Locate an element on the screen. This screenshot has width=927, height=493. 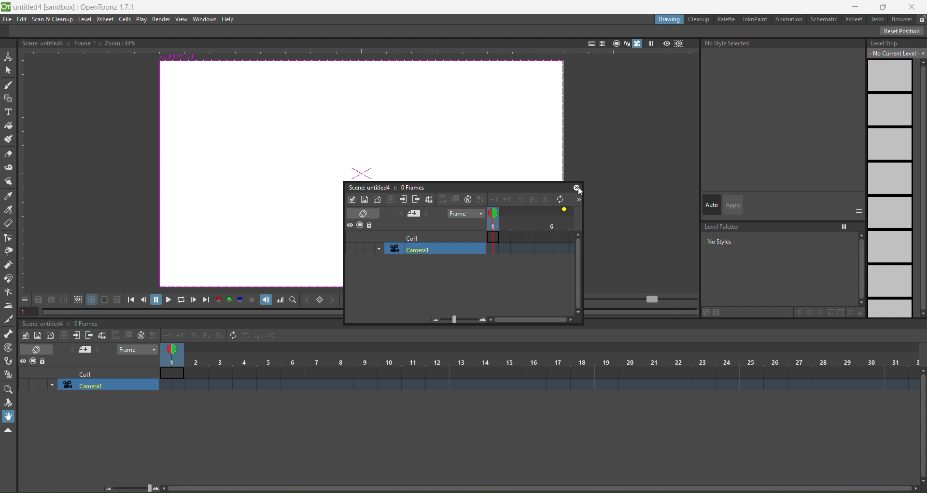
field guide is located at coordinates (602, 42).